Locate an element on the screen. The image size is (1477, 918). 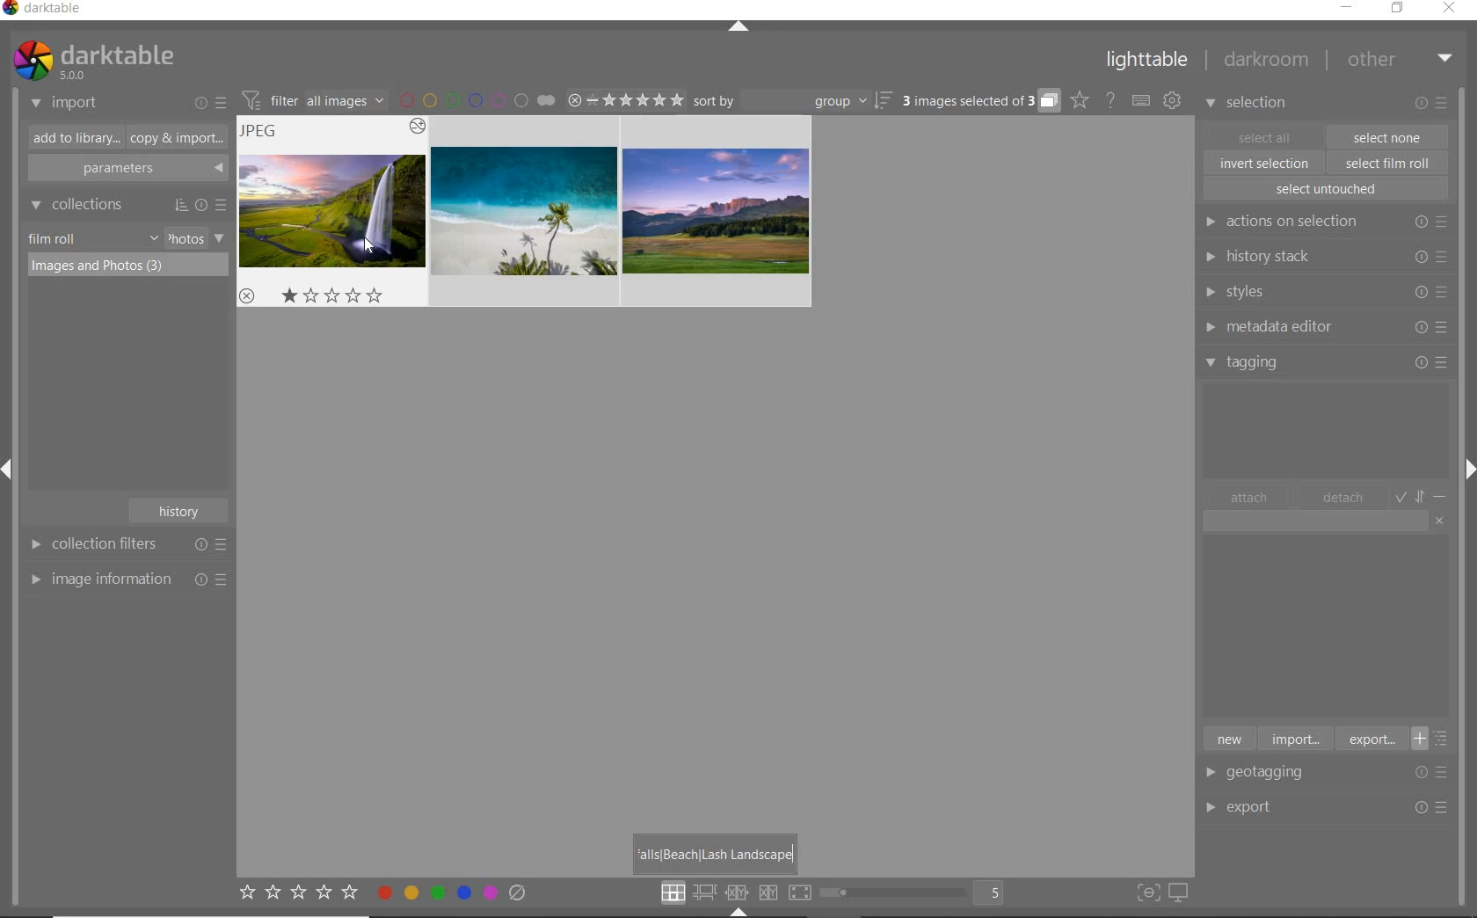
set star rating for selected images is located at coordinates (297, 895).